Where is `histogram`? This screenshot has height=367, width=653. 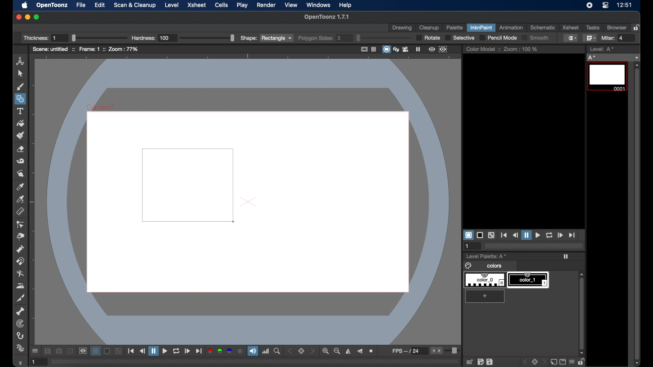 histogram is located at coordinates (266, 351).